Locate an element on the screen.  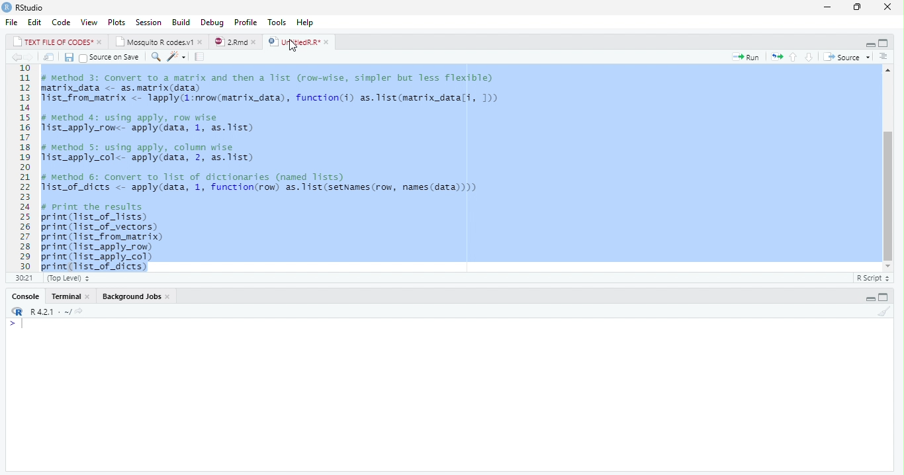
File is located at coordinates (13, 22).